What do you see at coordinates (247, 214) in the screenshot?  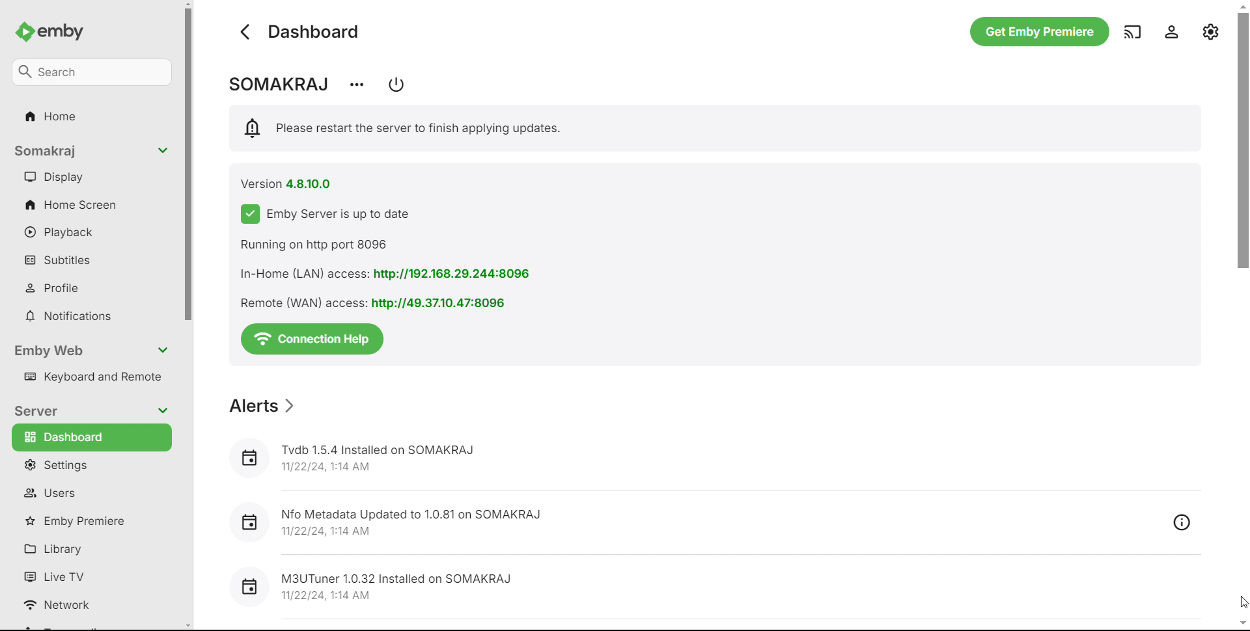 I see `enable checkbox` at bounding box center [247, 214].